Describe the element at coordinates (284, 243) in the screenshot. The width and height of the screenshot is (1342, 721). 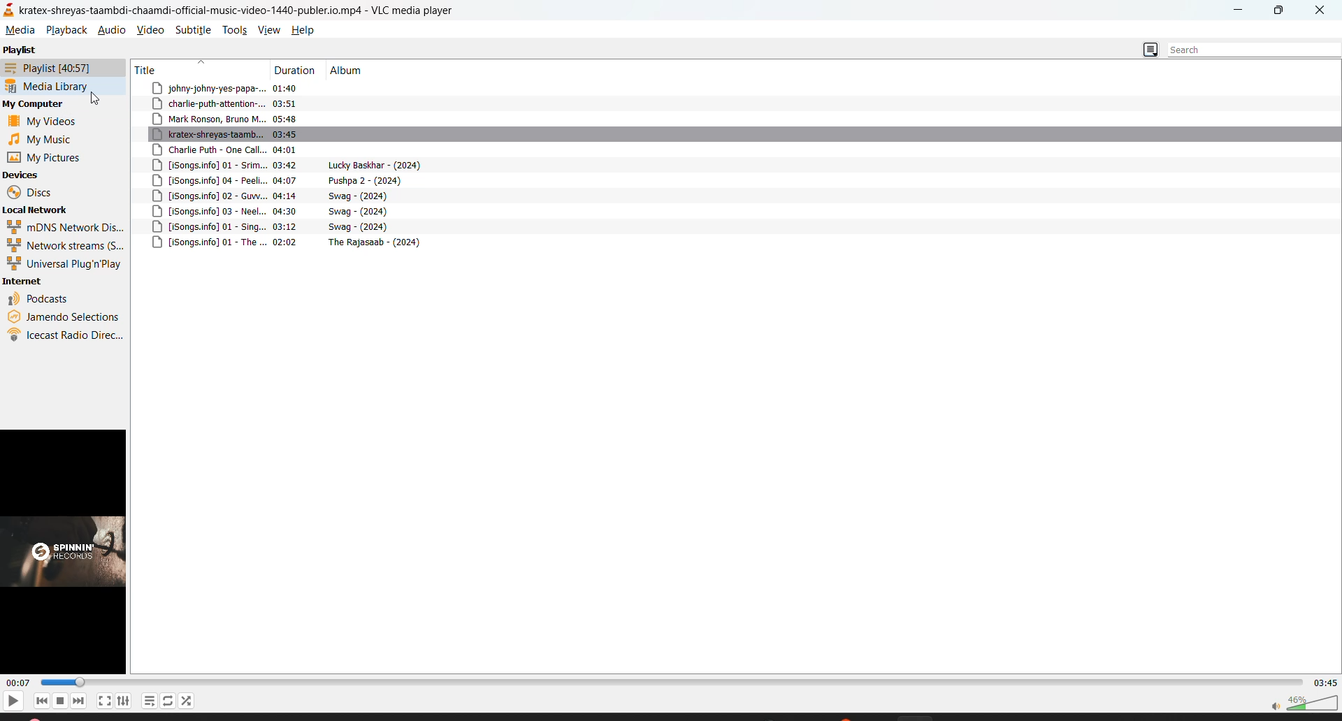
I see `track title , duration and album` at that location.